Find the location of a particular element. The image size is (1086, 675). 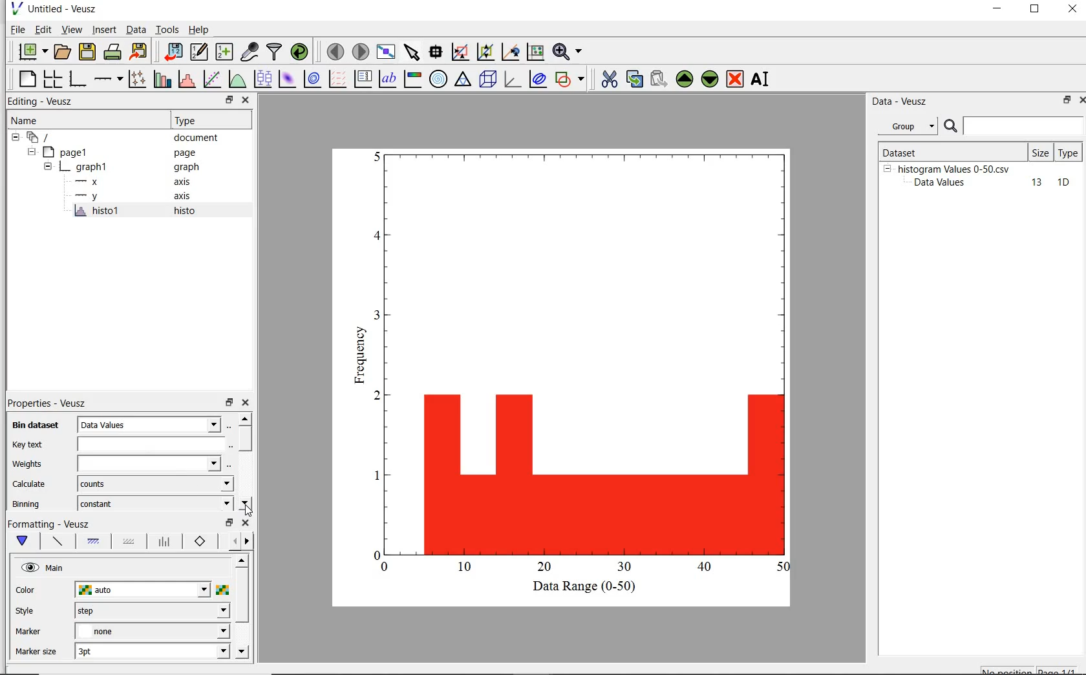

filter data is located at coordinates (275, 52).